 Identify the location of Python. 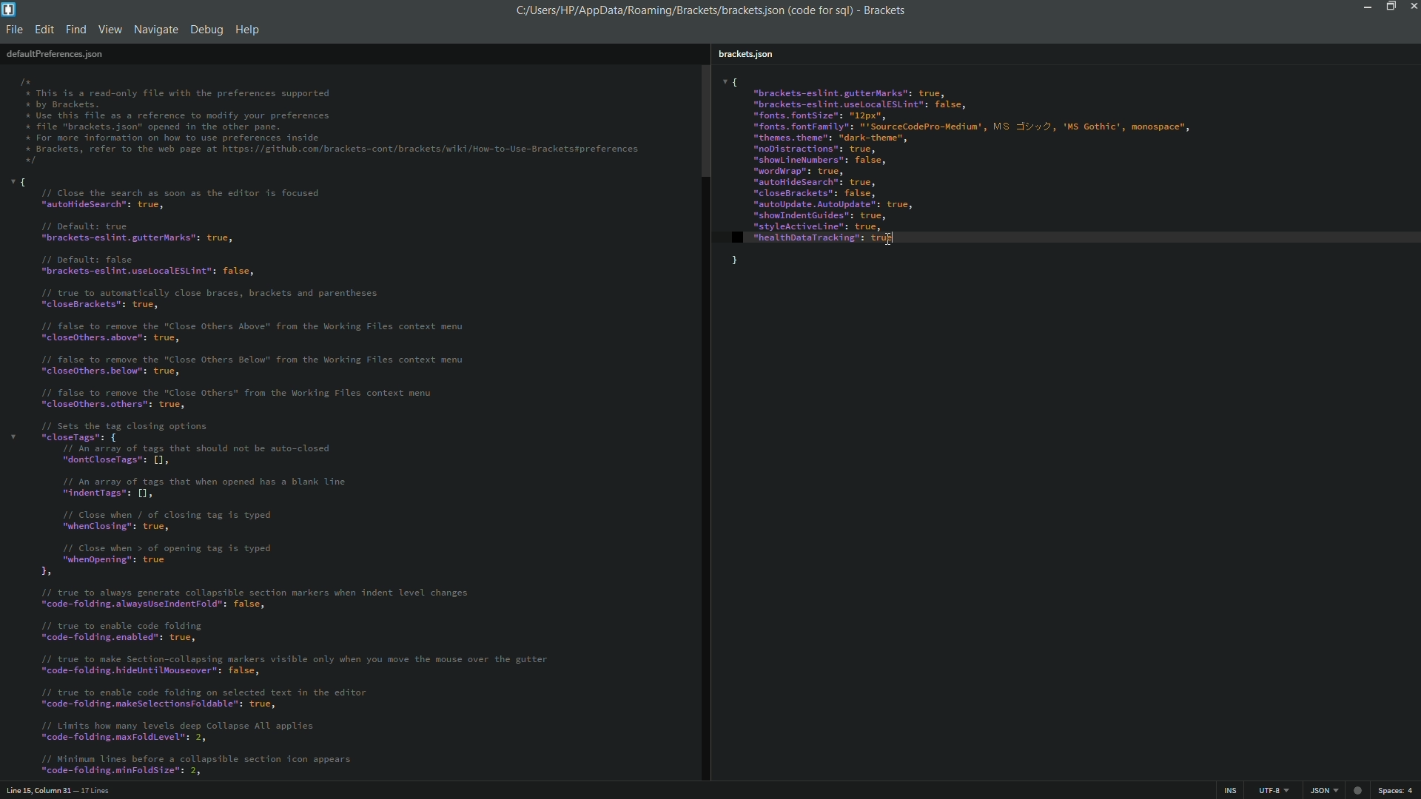
(1322, 791).